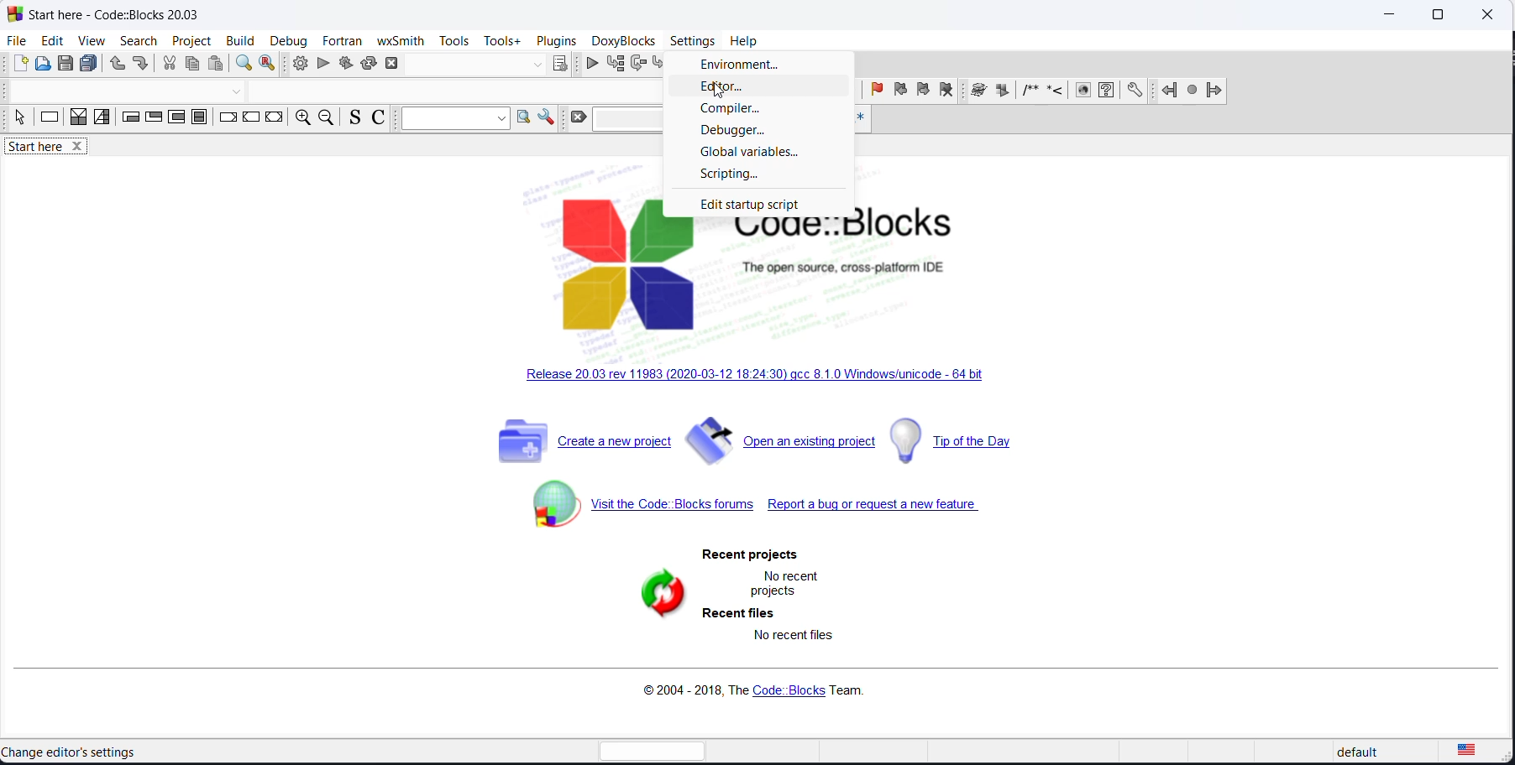  What do you see at coordinates (340, 39) in the screenshot?
I see `fortran` at bounding box center [340, 39].